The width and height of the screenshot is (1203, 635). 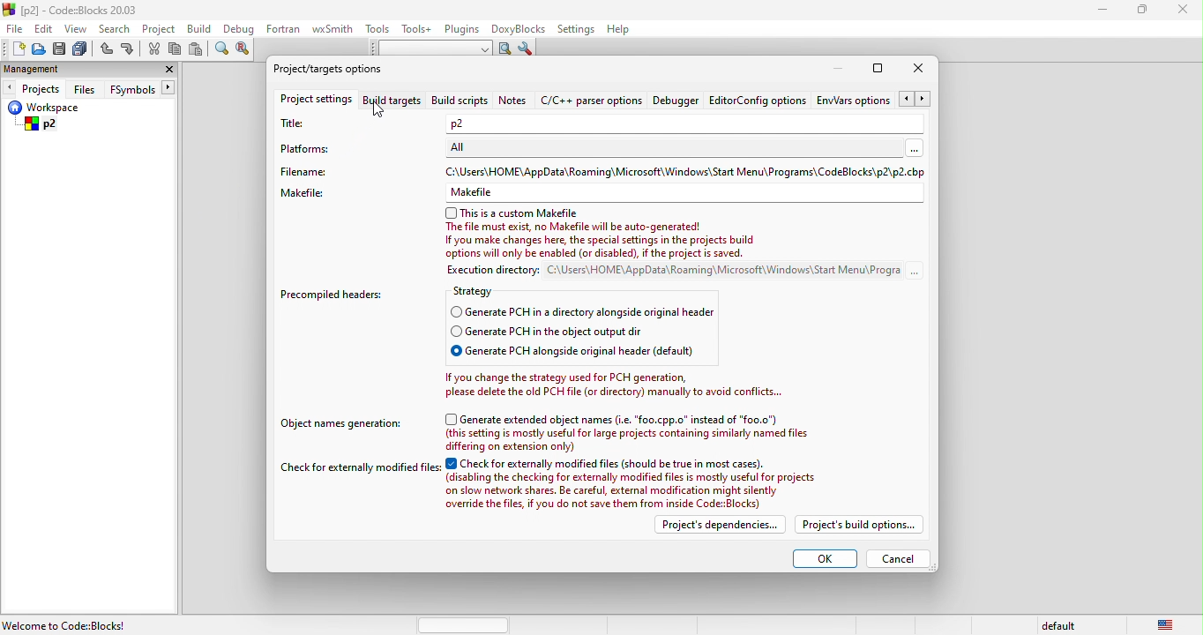 What do you see at coordinates (161, 29) in the screenshot?
I see `project` at bounding box center [161, 29].